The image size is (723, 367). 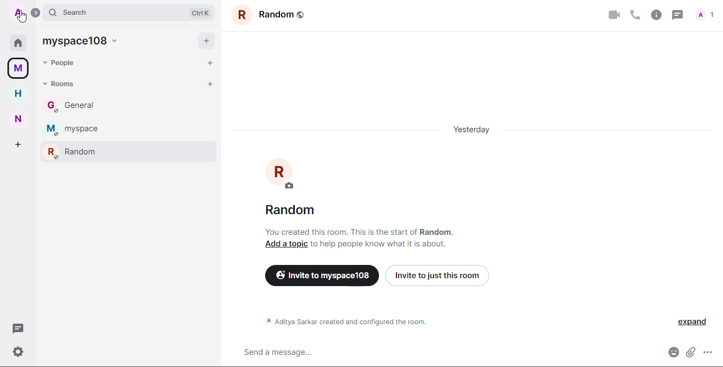 I want to click on more, so click(x=708, y=352).